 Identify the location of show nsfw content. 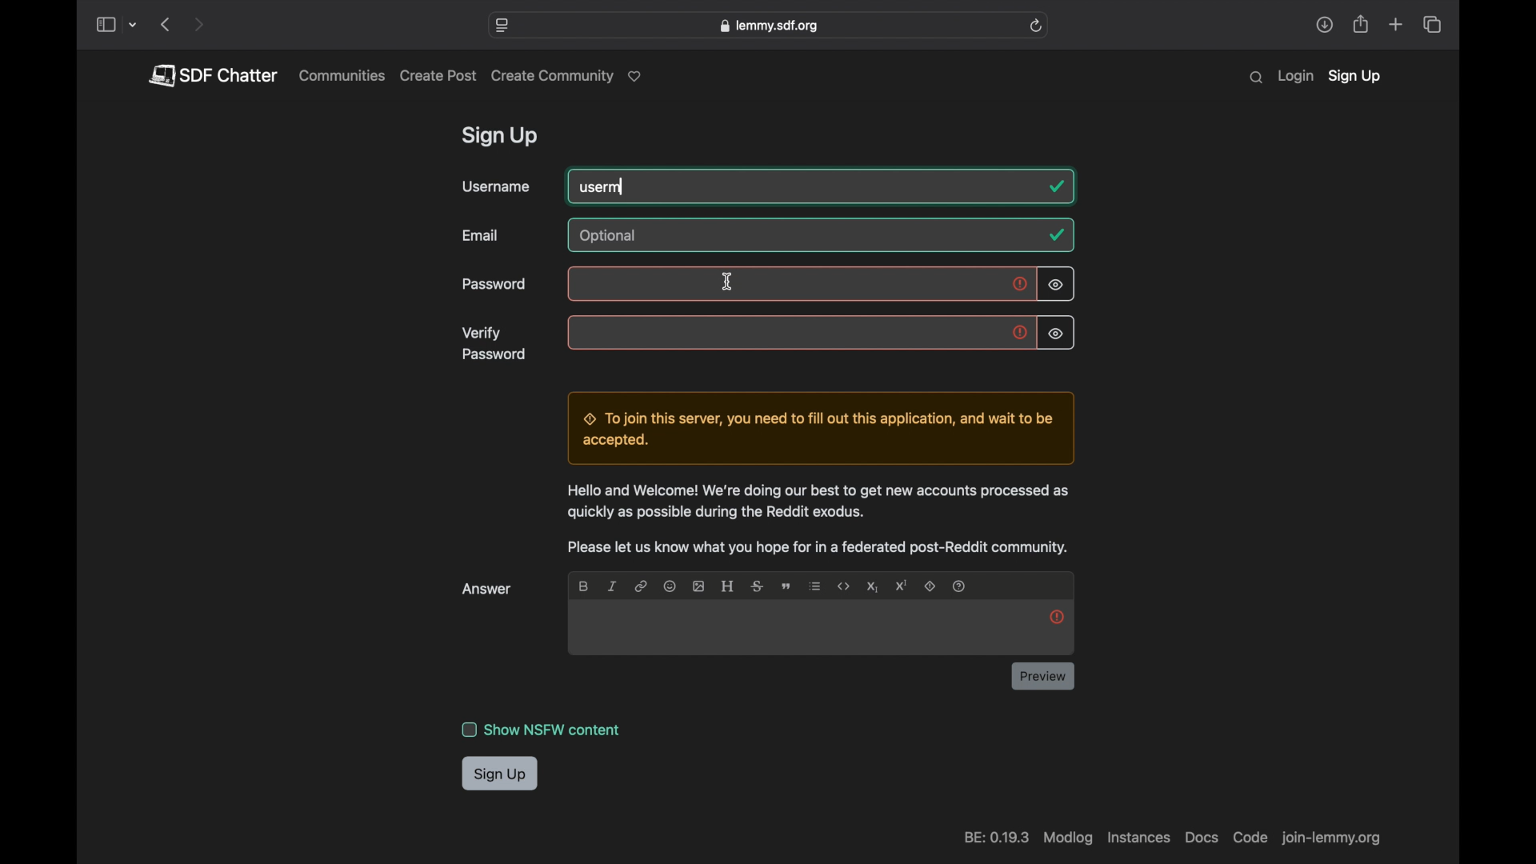
(541, 730).